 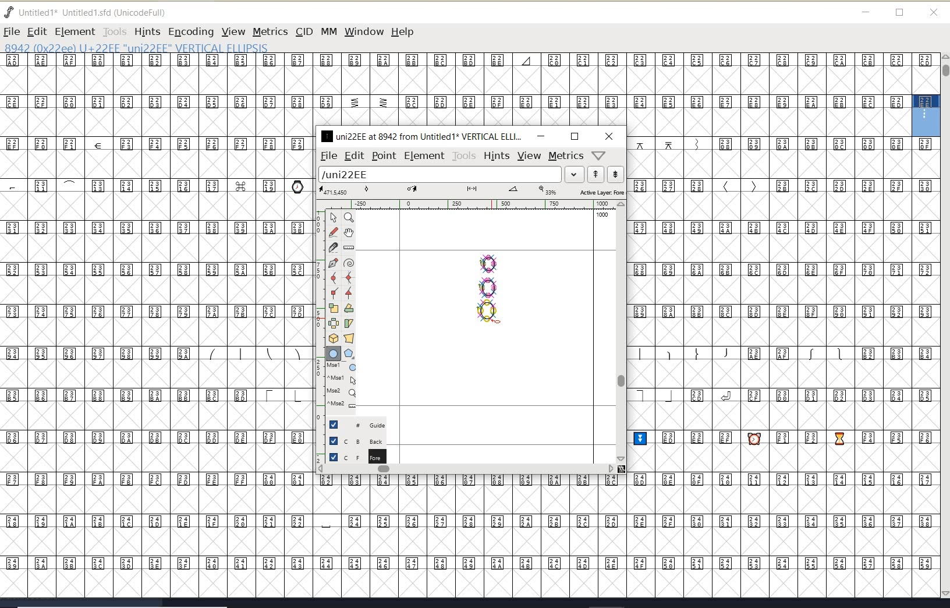 I want to click on SCALE, so click(x=318, y=331).